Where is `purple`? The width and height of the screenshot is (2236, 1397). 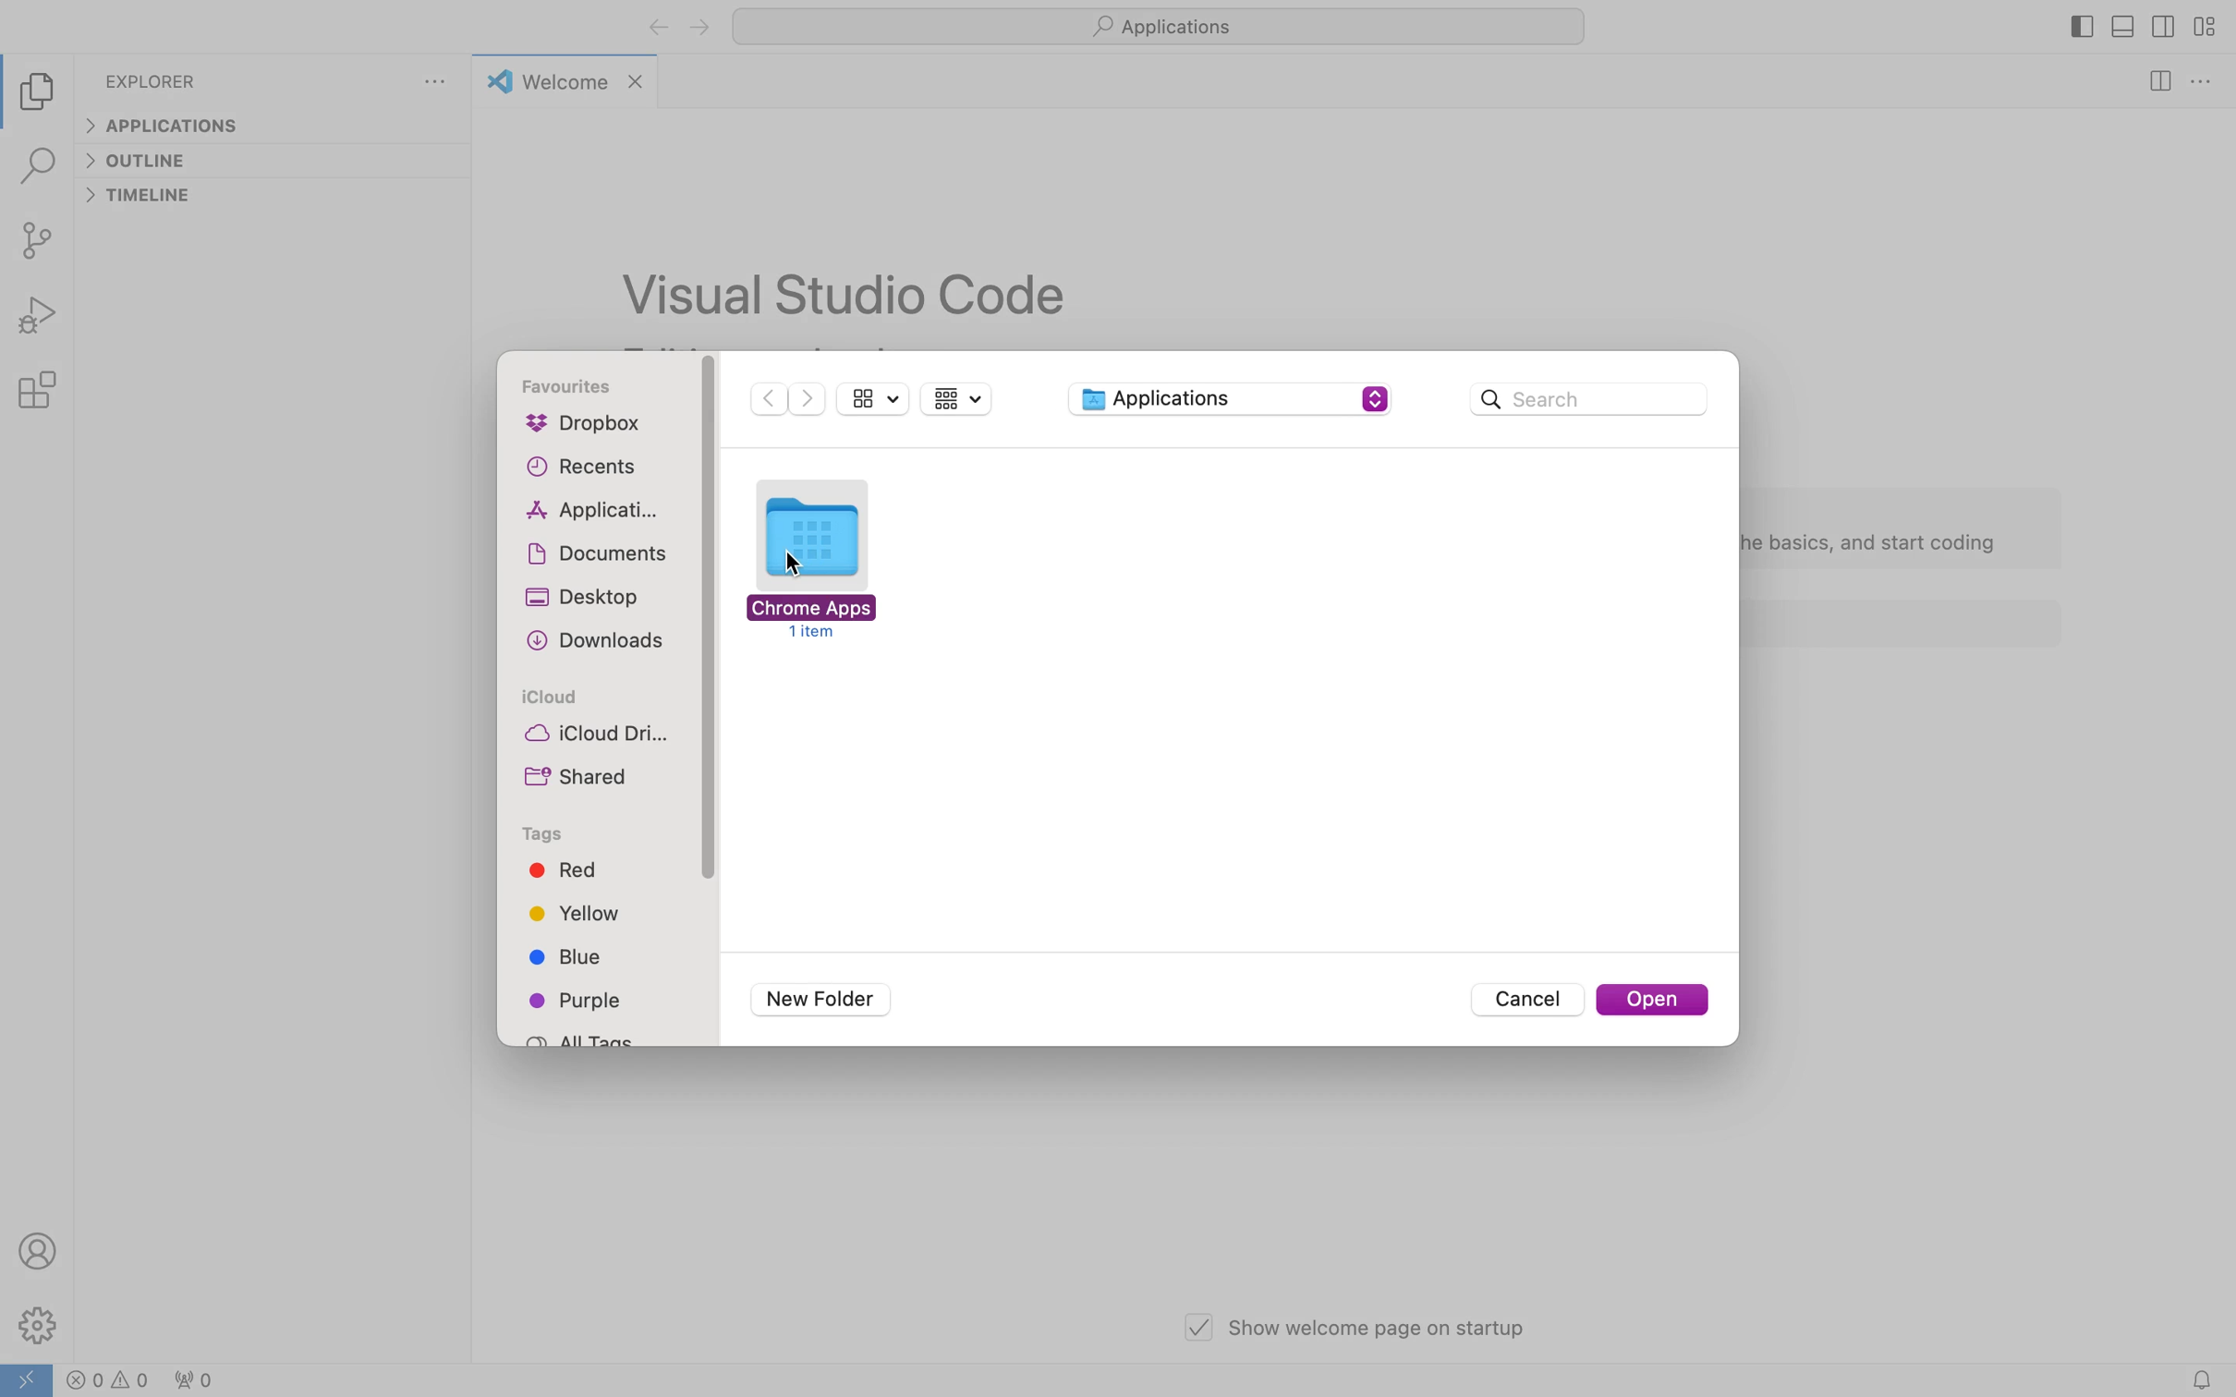 purple is located at coordinates (582, 1001).